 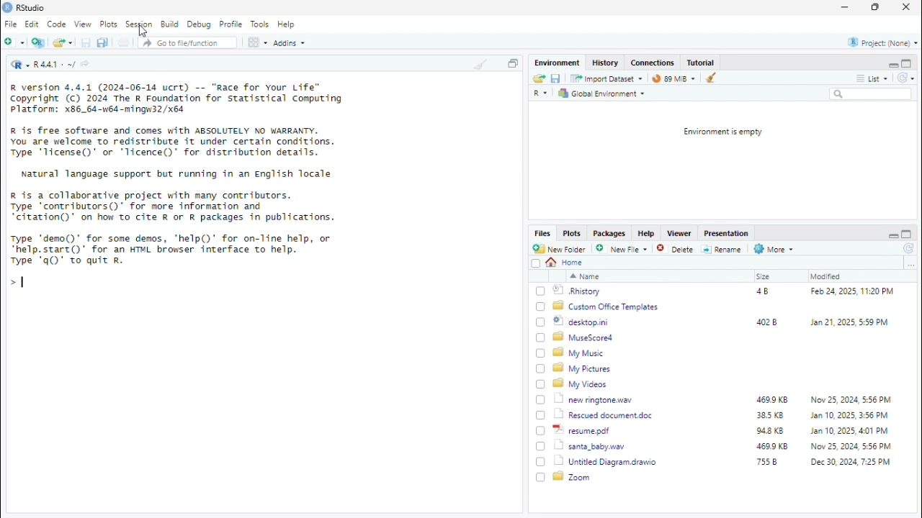 What do you see at coordinates (140, 24) in the screenshot?
I see `Session` at bounding box center [140, 24].